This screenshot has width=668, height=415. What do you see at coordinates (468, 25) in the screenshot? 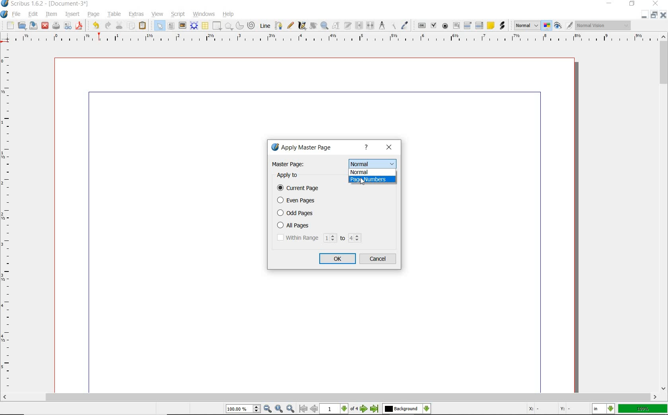
I see `pdf combo box` at bounding box center [468, 25].